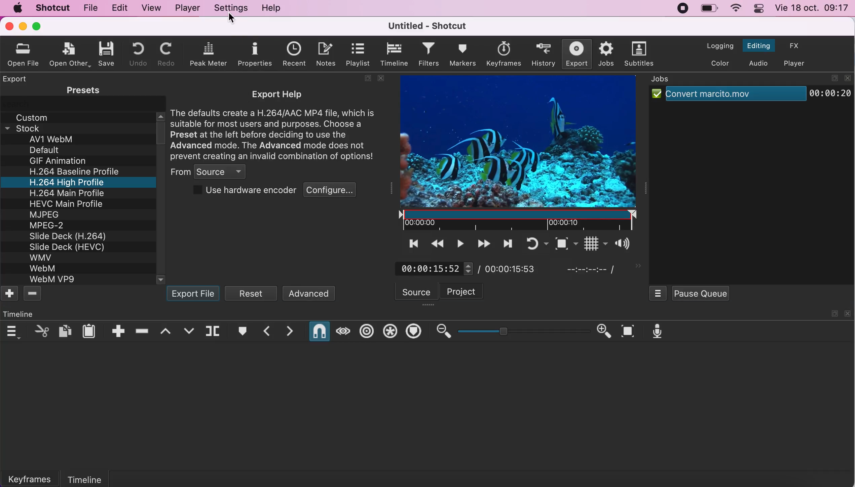 The image size is (855, 487). Describe the element at coordinates (464, 55) in the screenshot. I see `markers` at that location.